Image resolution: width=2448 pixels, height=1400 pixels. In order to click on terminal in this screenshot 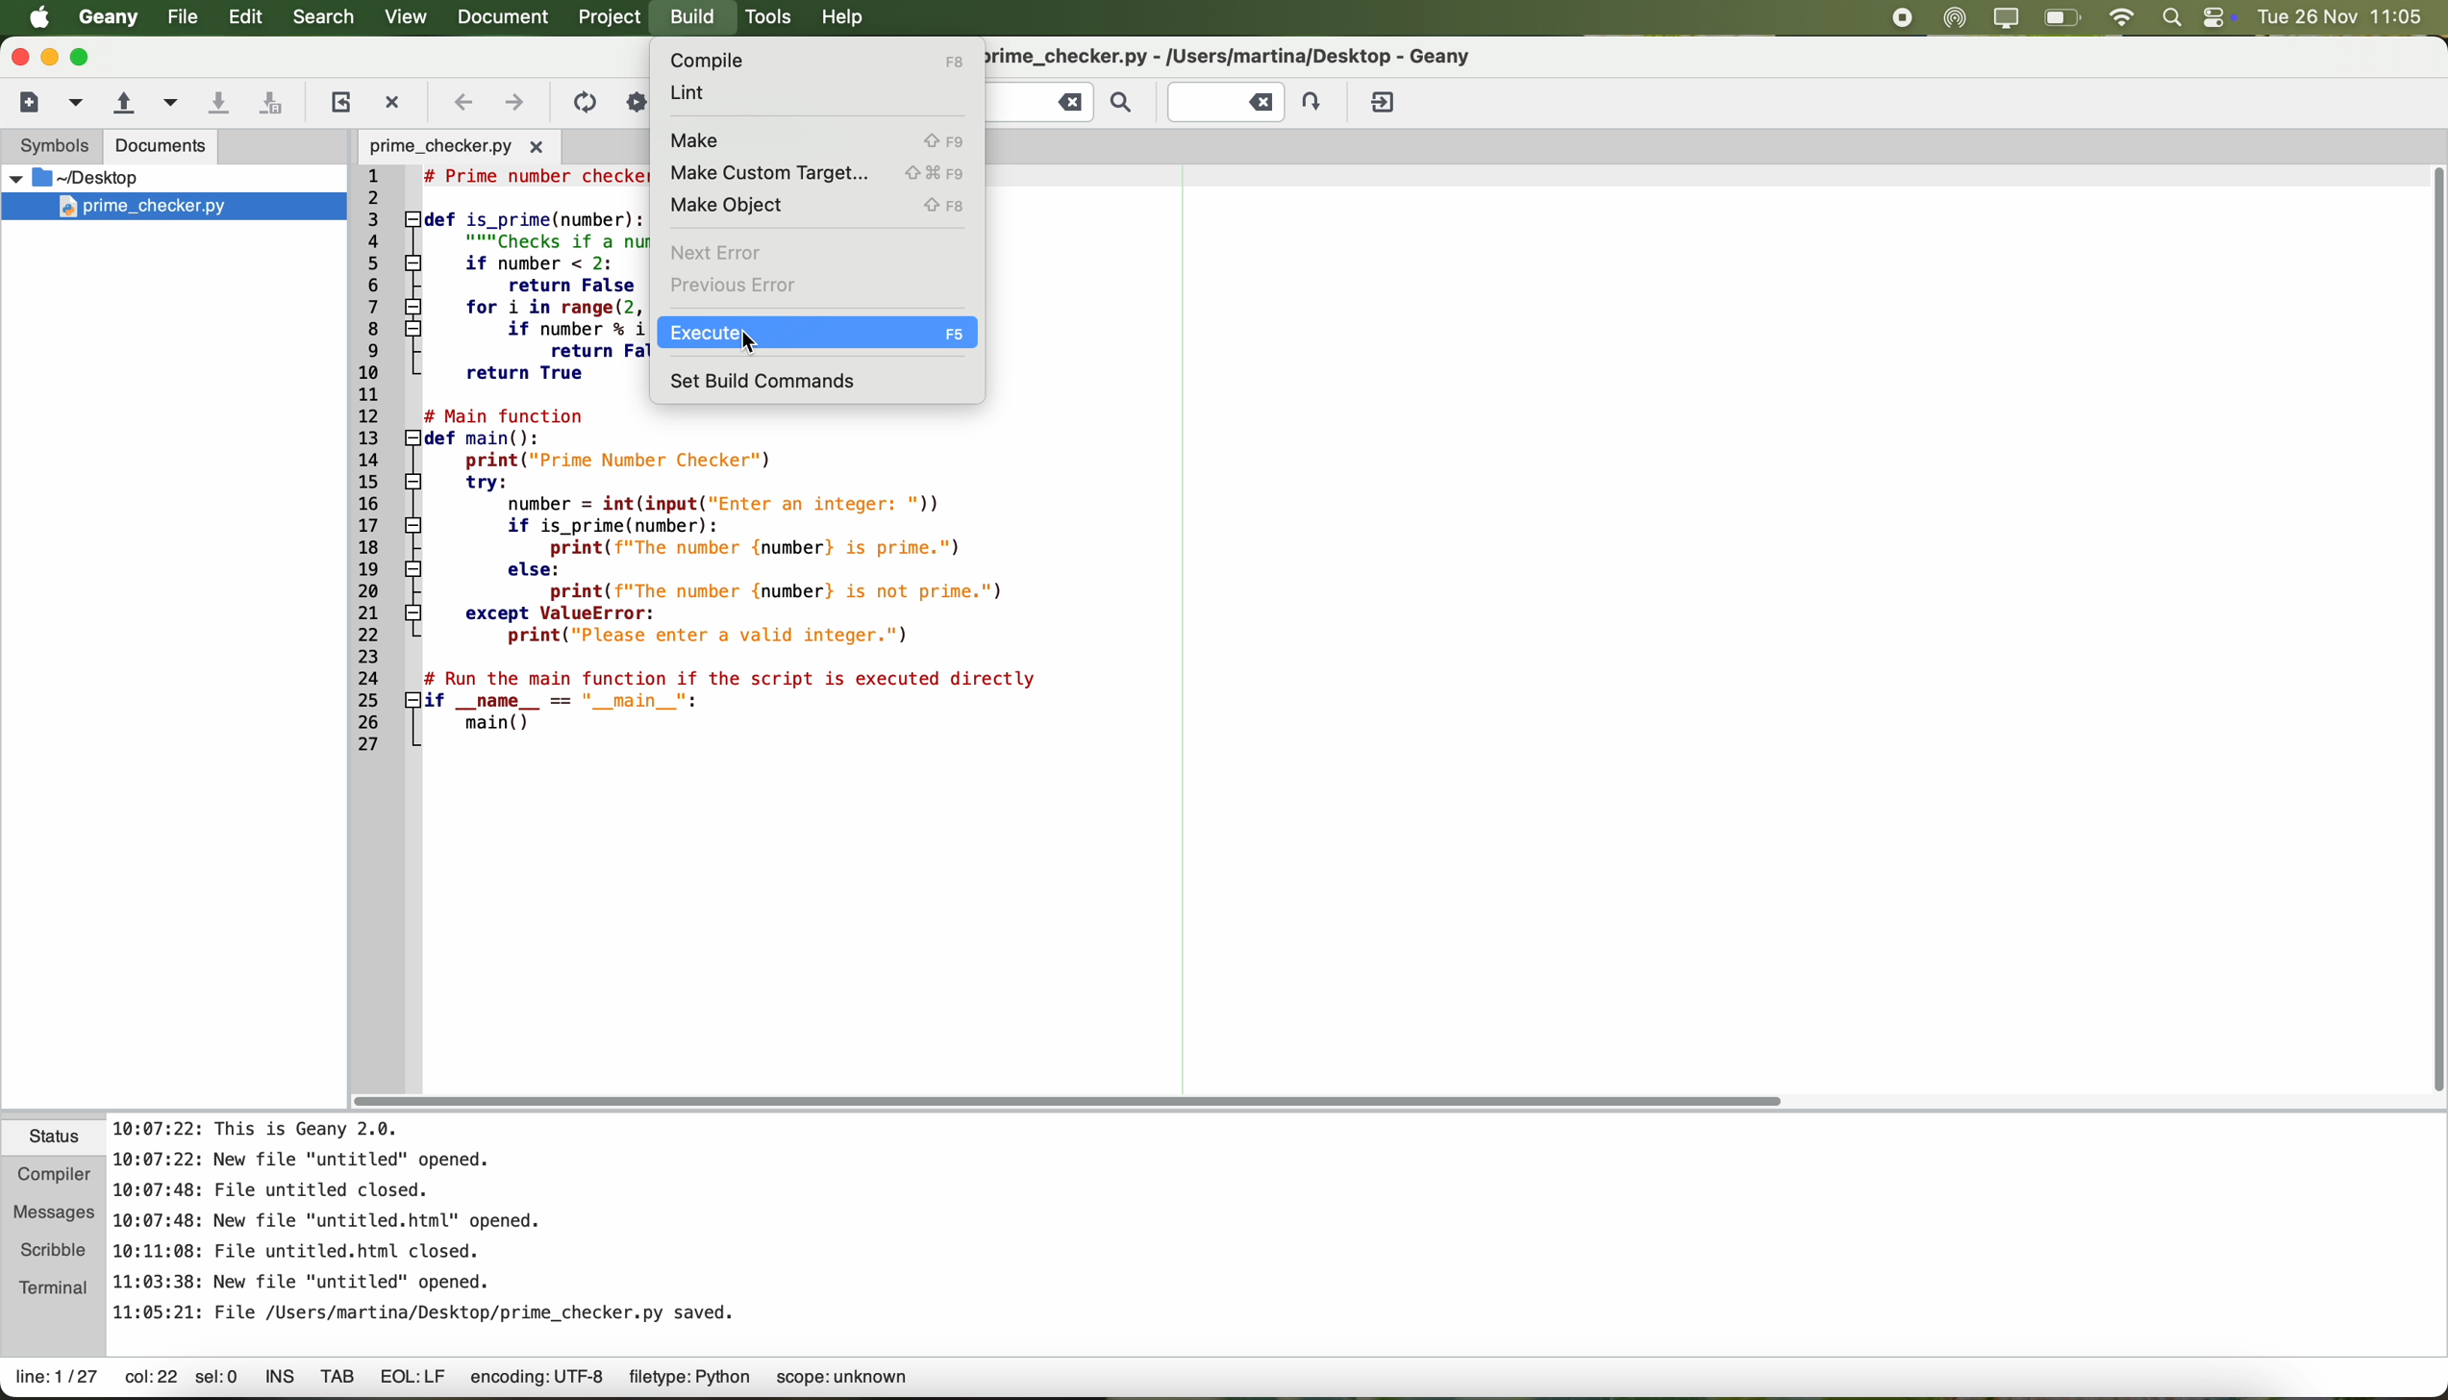, I will do `click(55, 1287)`.